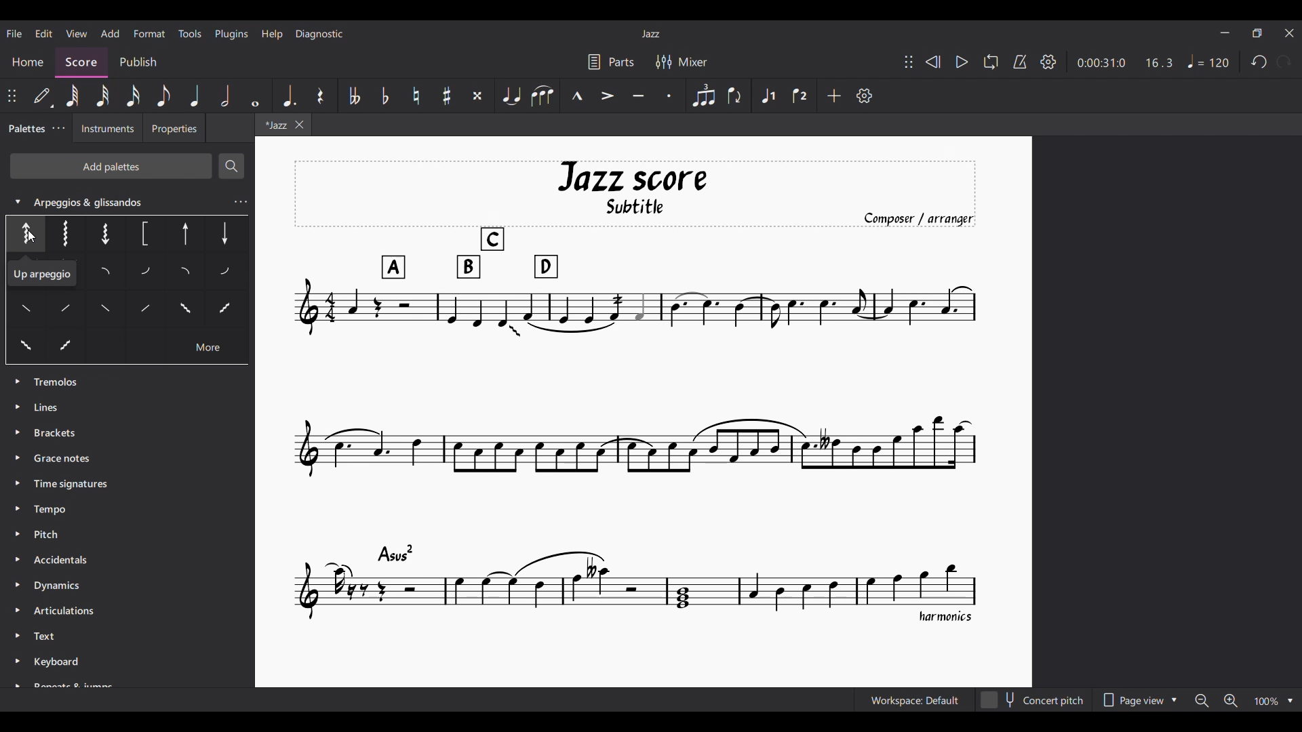 The height and width of the screenshot is (732, 1302). I want to click on Rest, so click(320, 96).